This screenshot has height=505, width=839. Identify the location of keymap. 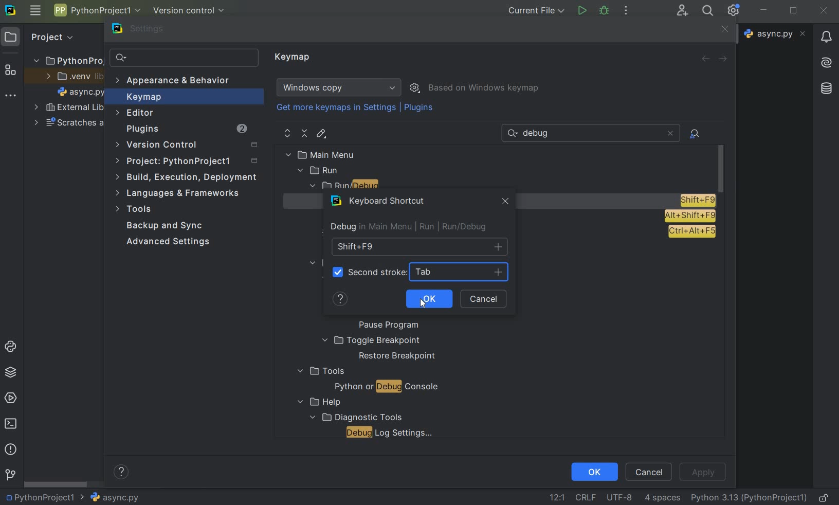
(142, 98).